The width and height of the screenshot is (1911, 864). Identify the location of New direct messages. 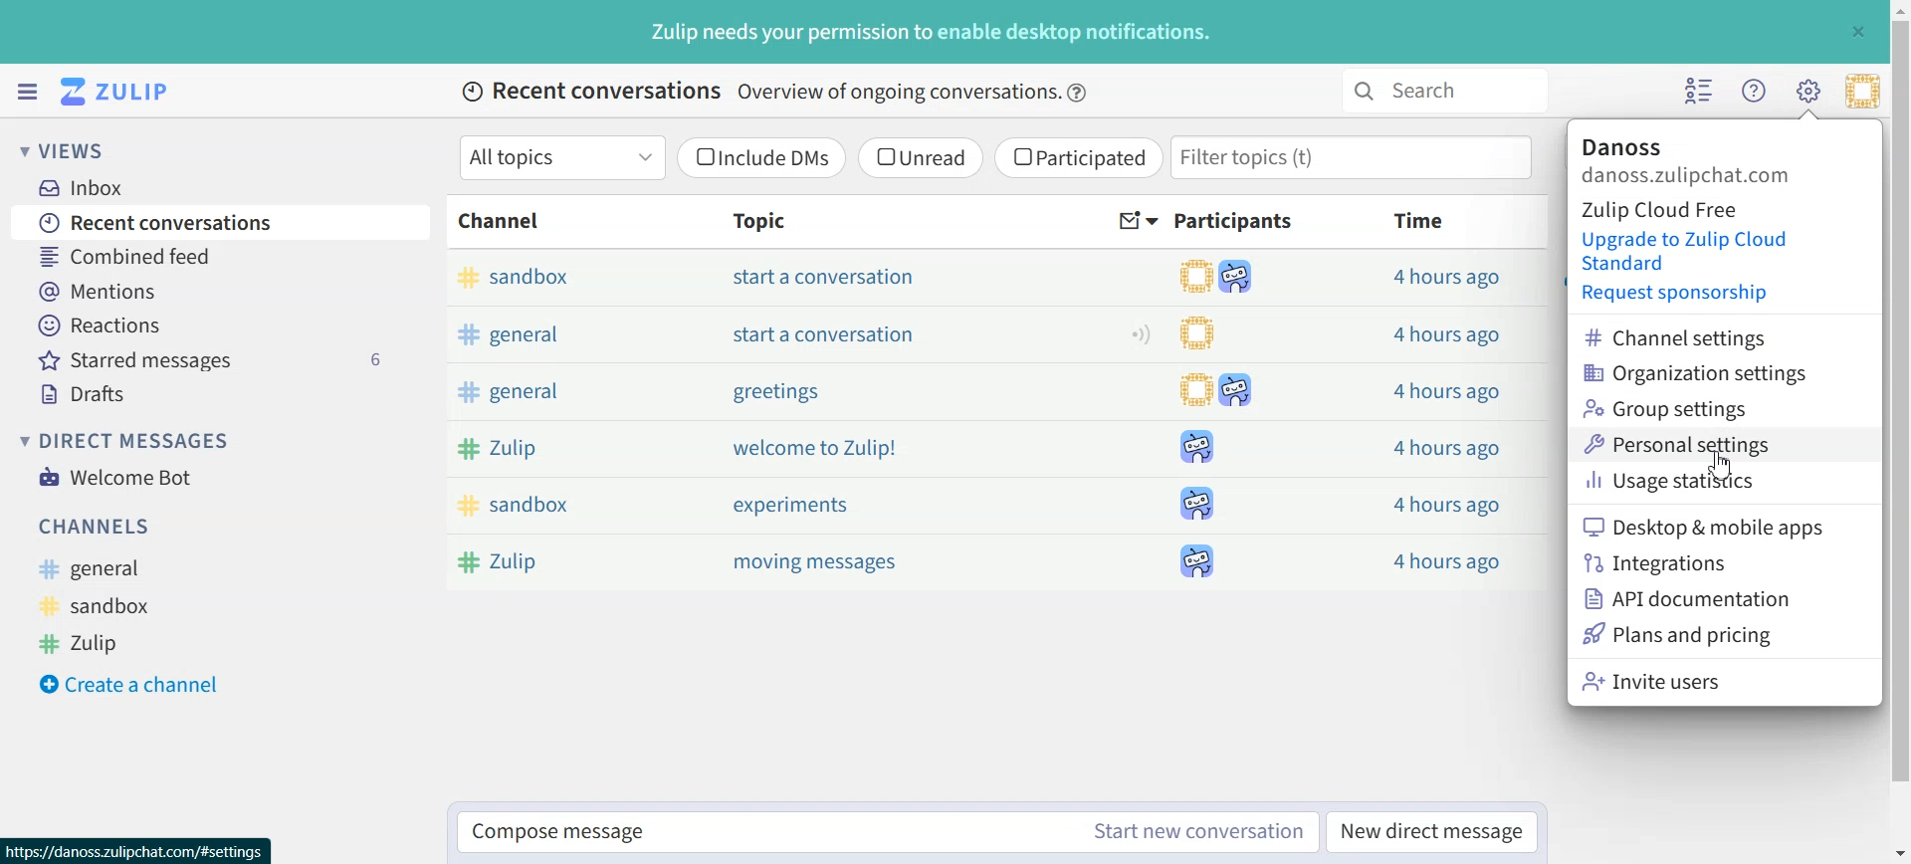
(1431, 830).